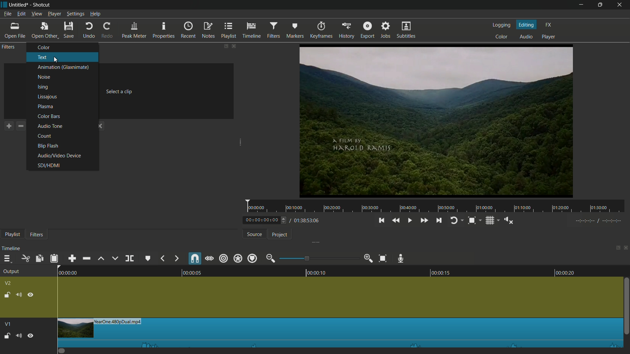 The height and width of the screenshot is (354, 630). I want to click on cut, so click(26, 259).